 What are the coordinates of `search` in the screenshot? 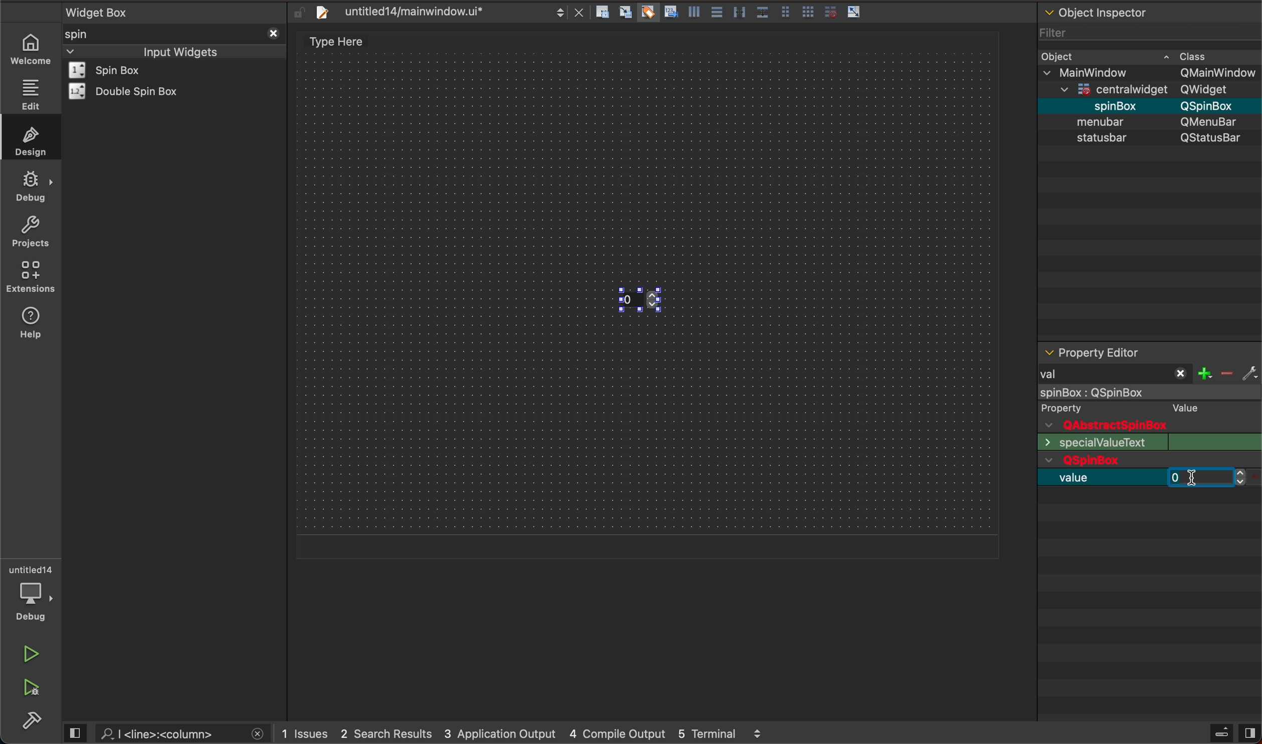 It's located at (169, 733).